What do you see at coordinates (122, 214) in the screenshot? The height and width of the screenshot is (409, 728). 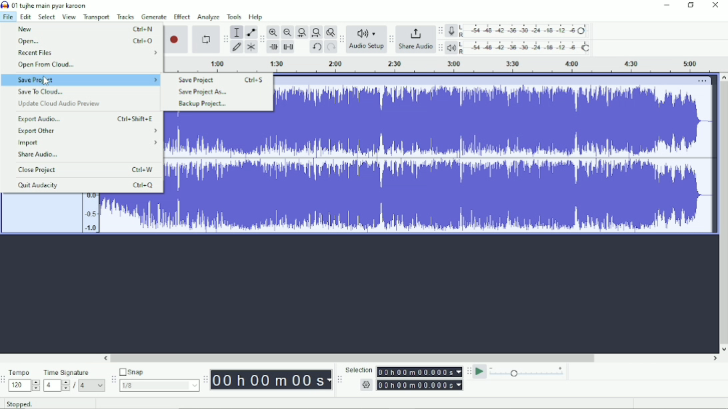 I see `Audio` at bounding box center [122, 214].